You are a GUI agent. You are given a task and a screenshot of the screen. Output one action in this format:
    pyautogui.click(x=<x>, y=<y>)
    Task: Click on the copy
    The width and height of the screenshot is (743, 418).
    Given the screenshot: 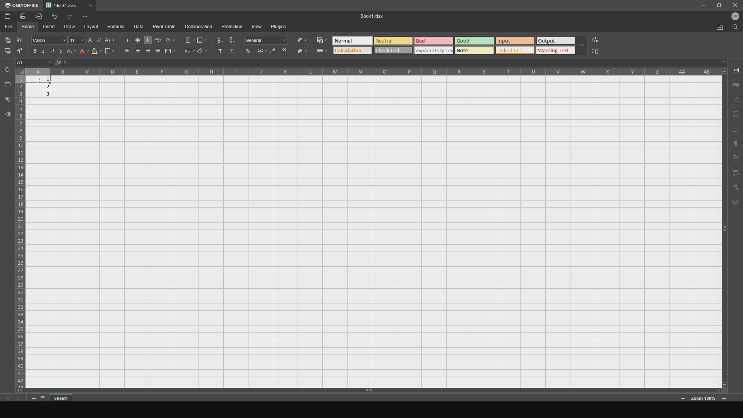 What is the action you would take?
    pyautogui.click(x=7, y=39)
    